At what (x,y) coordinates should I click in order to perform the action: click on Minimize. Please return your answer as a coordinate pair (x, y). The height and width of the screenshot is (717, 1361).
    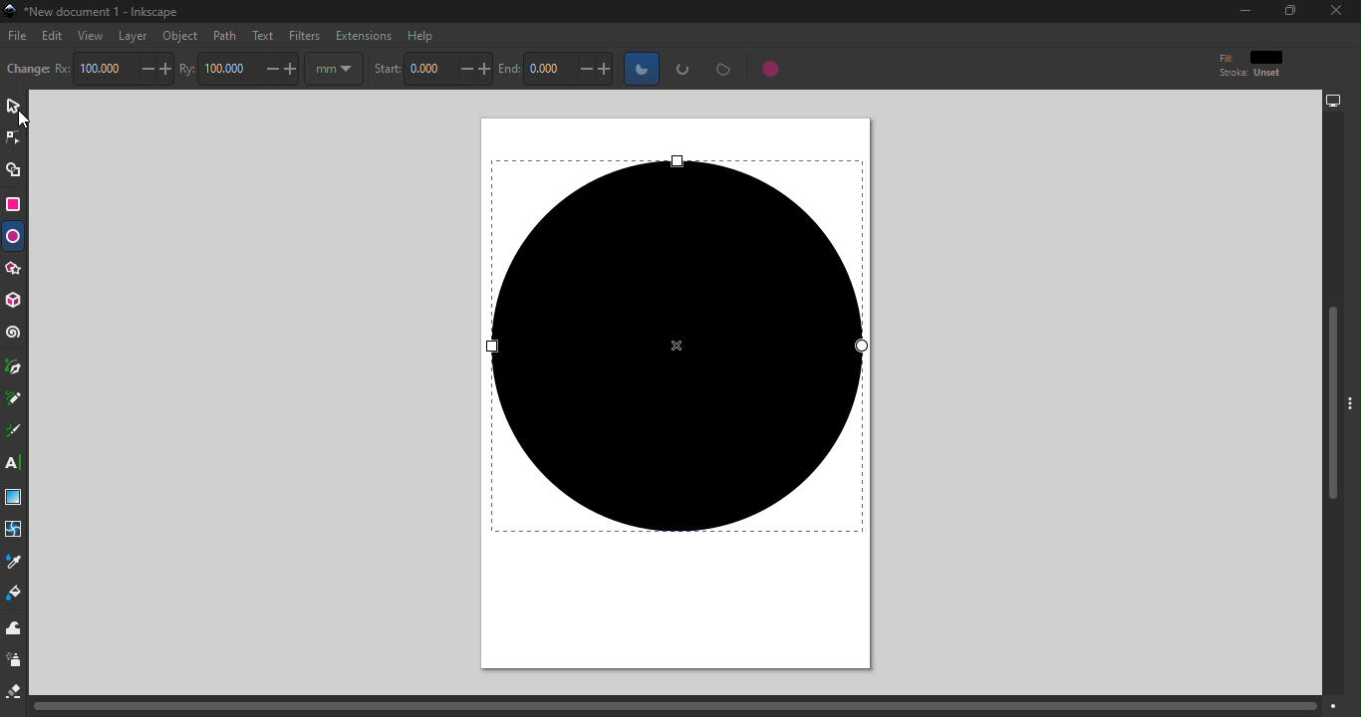
    Looking at the image, I should click on (1238, 12).